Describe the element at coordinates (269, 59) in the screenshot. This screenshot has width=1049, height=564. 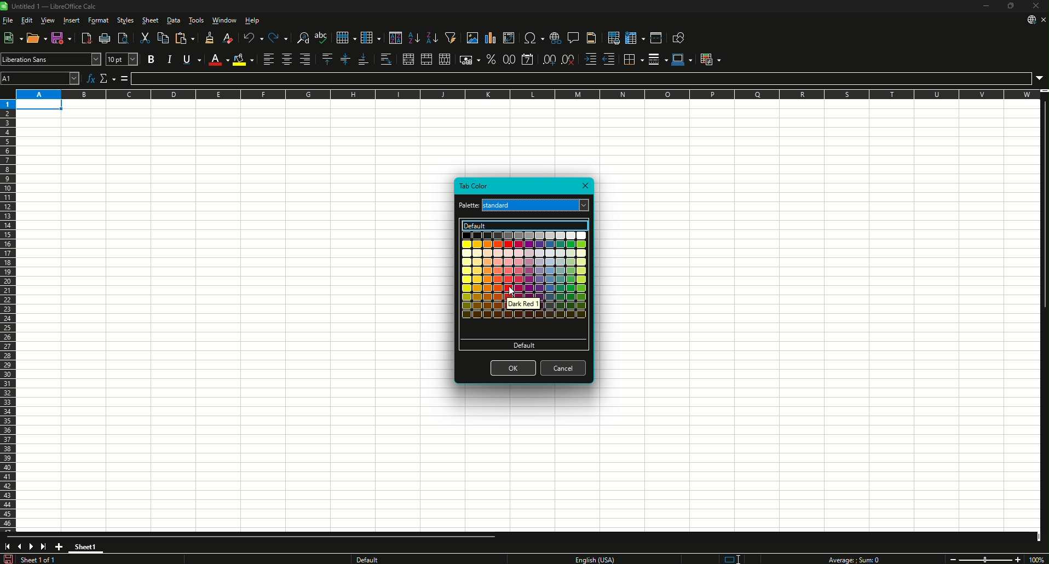
I see `Align Left` at that location.